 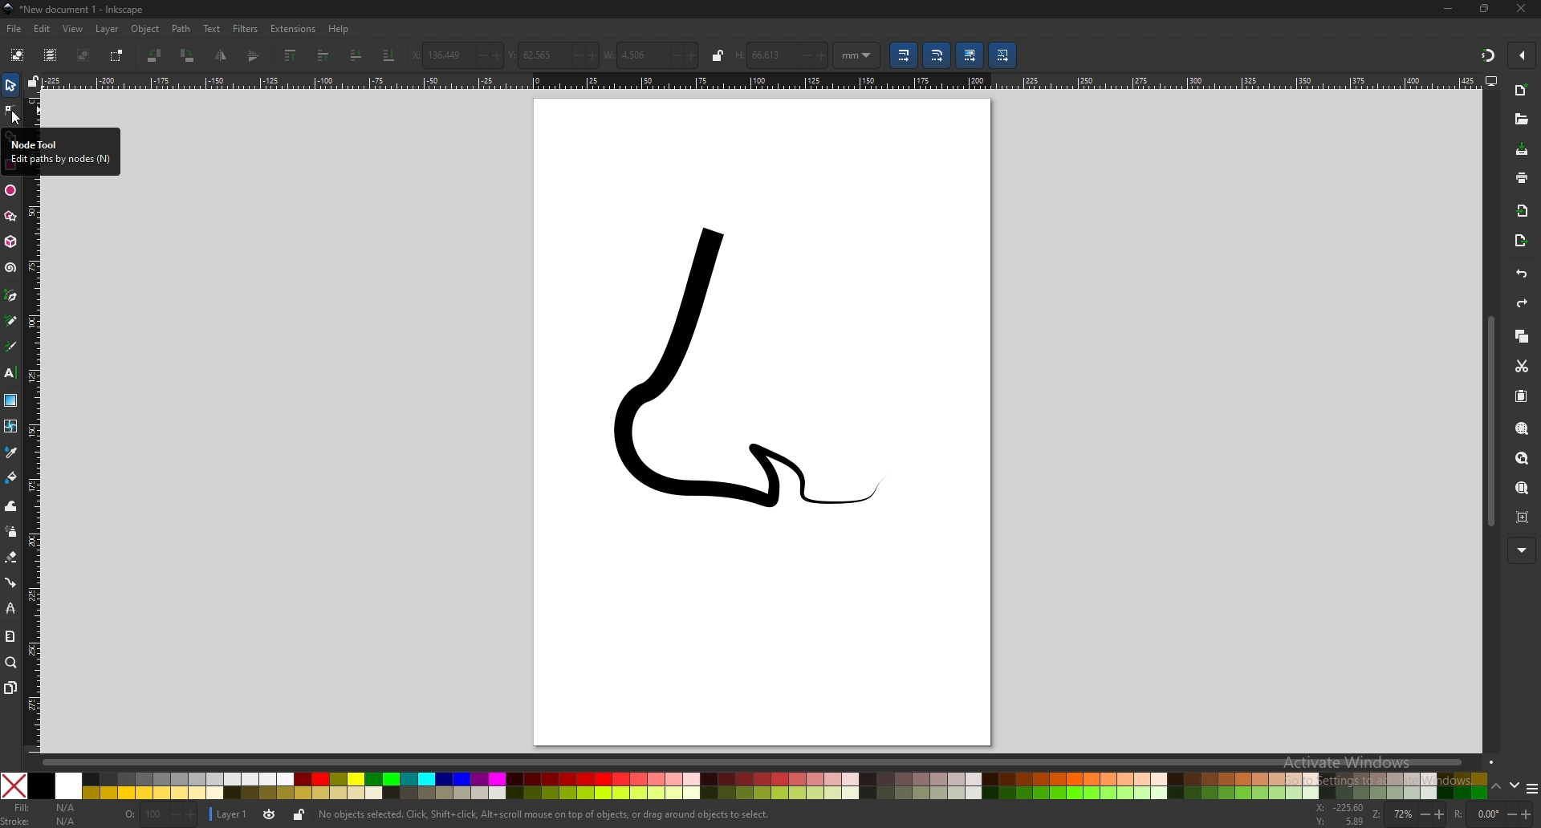 What do you see at coordinates (10, 268) in the screenshot?
I see `spiral` at bounding box center [10, 268].